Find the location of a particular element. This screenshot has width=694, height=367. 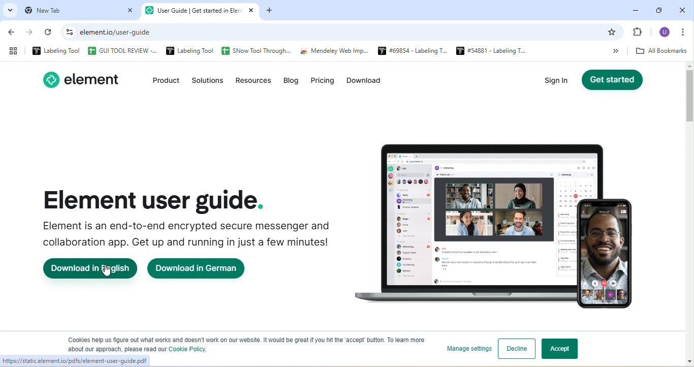

 #69654 - Labeling T is located at coordinates (410, 51).